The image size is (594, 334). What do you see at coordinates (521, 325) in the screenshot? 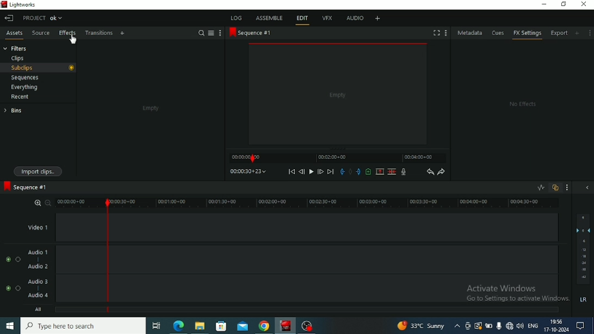
I see `speakers` at bounding box center [521, 325].